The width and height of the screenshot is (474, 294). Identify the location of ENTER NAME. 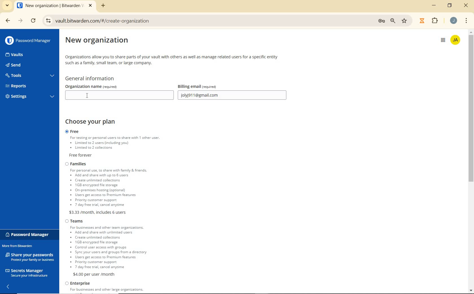
(118, 95).